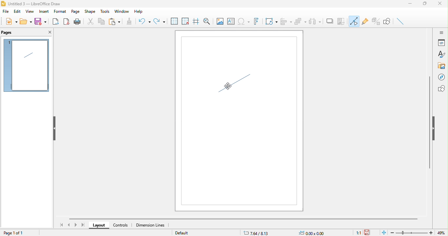 Image resolution: width=448 pixels, height=236 pixels. Describe the element at coordinates (49, 33) in the screenshot. I see `close` at that location.